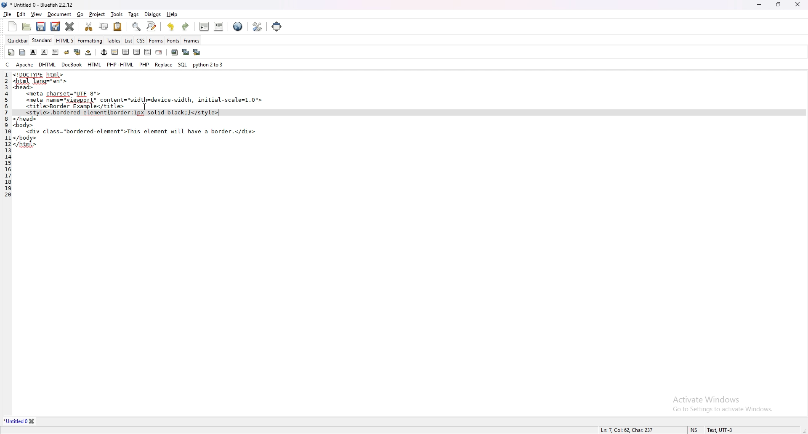 This screenshot has height=434, width=808. Describe the element at coordinates (156, 40) in the screenshot. I see `forms` at that location.